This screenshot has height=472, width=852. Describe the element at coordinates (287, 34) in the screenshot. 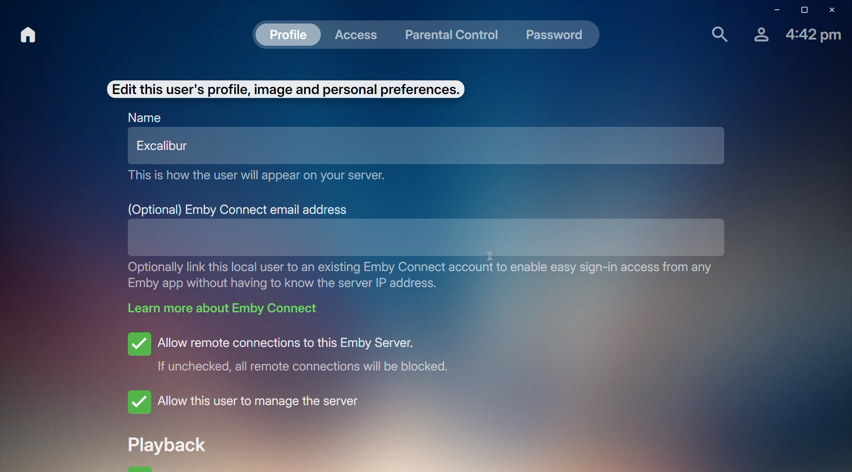

I see `Profile` at that location.